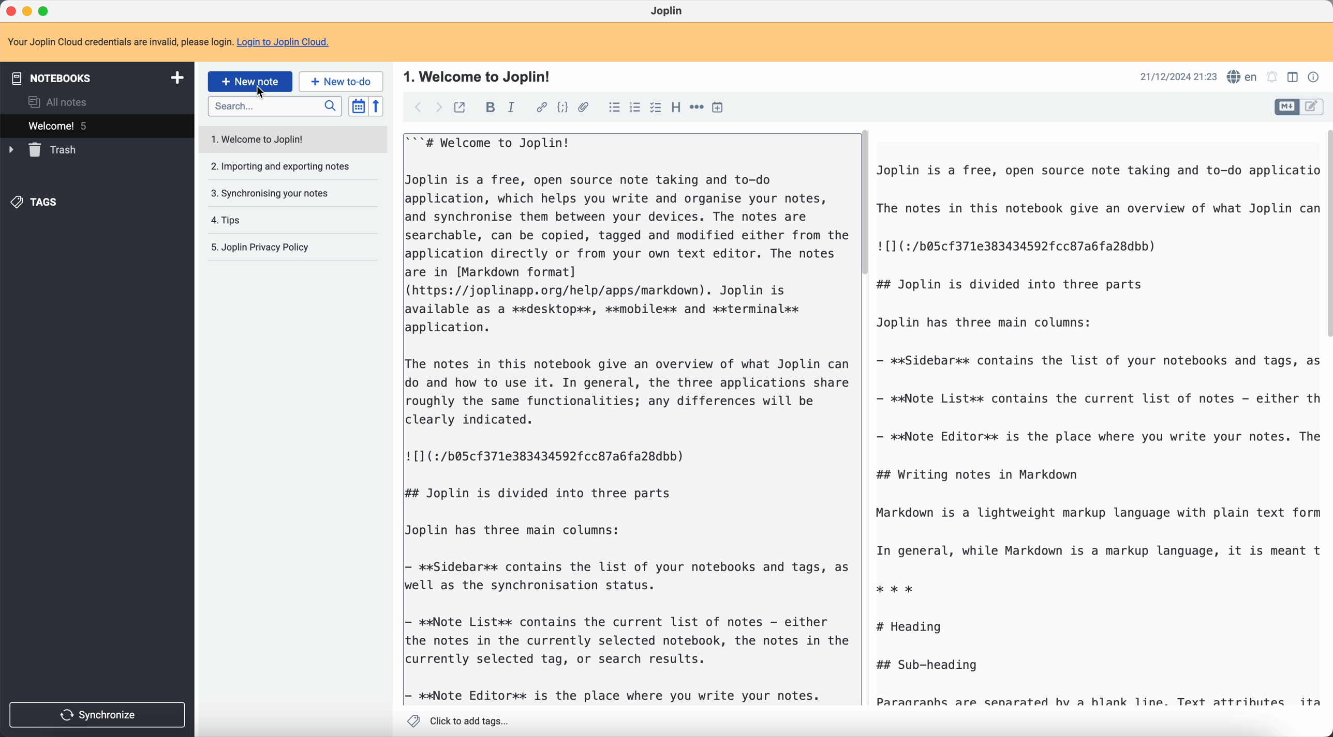 This screenshot has height=737, width=1333. Describe the element at coordinates (628, 416) in the screenshot. I see `body text` at that location.